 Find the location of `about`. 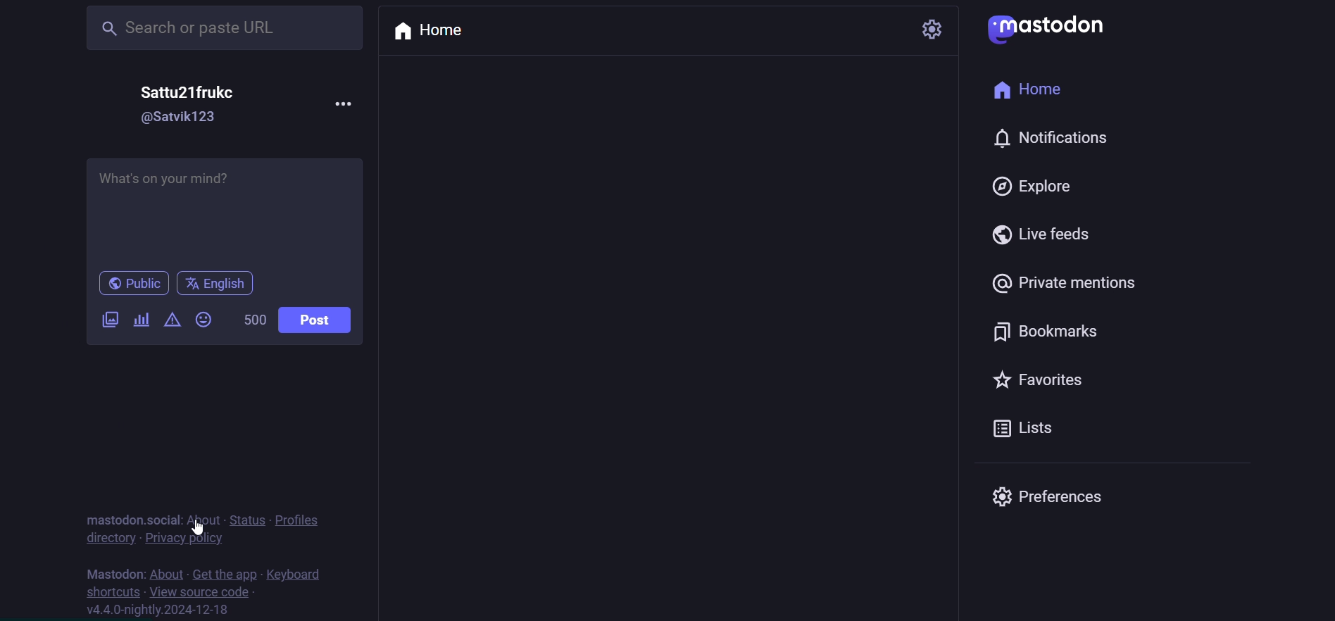

about is located at coordinates (165, 572).